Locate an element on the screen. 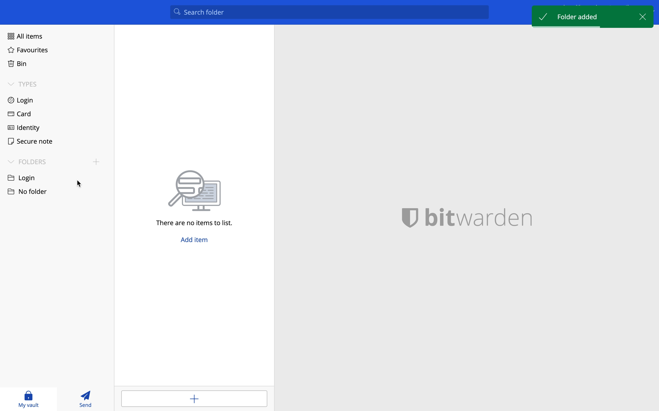 The image size is (659, 411). my vault is located at coordinates (29, 399).